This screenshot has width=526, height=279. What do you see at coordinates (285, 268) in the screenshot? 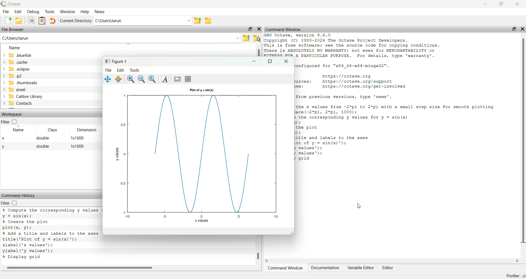
I see `Command Window` at bounding box center [285, 268].